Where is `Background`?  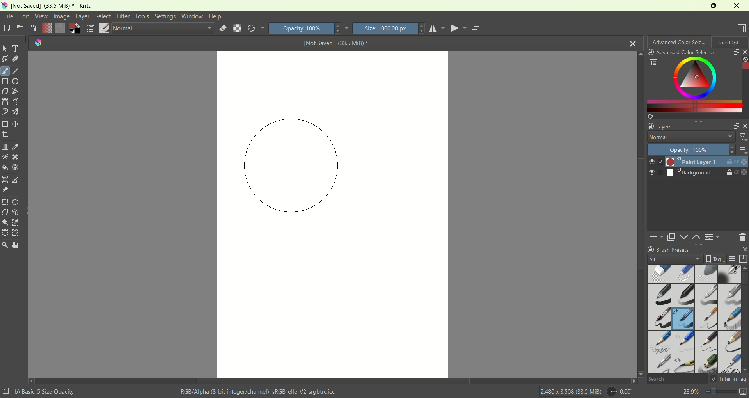
Background is located at coordinates (680, 173).